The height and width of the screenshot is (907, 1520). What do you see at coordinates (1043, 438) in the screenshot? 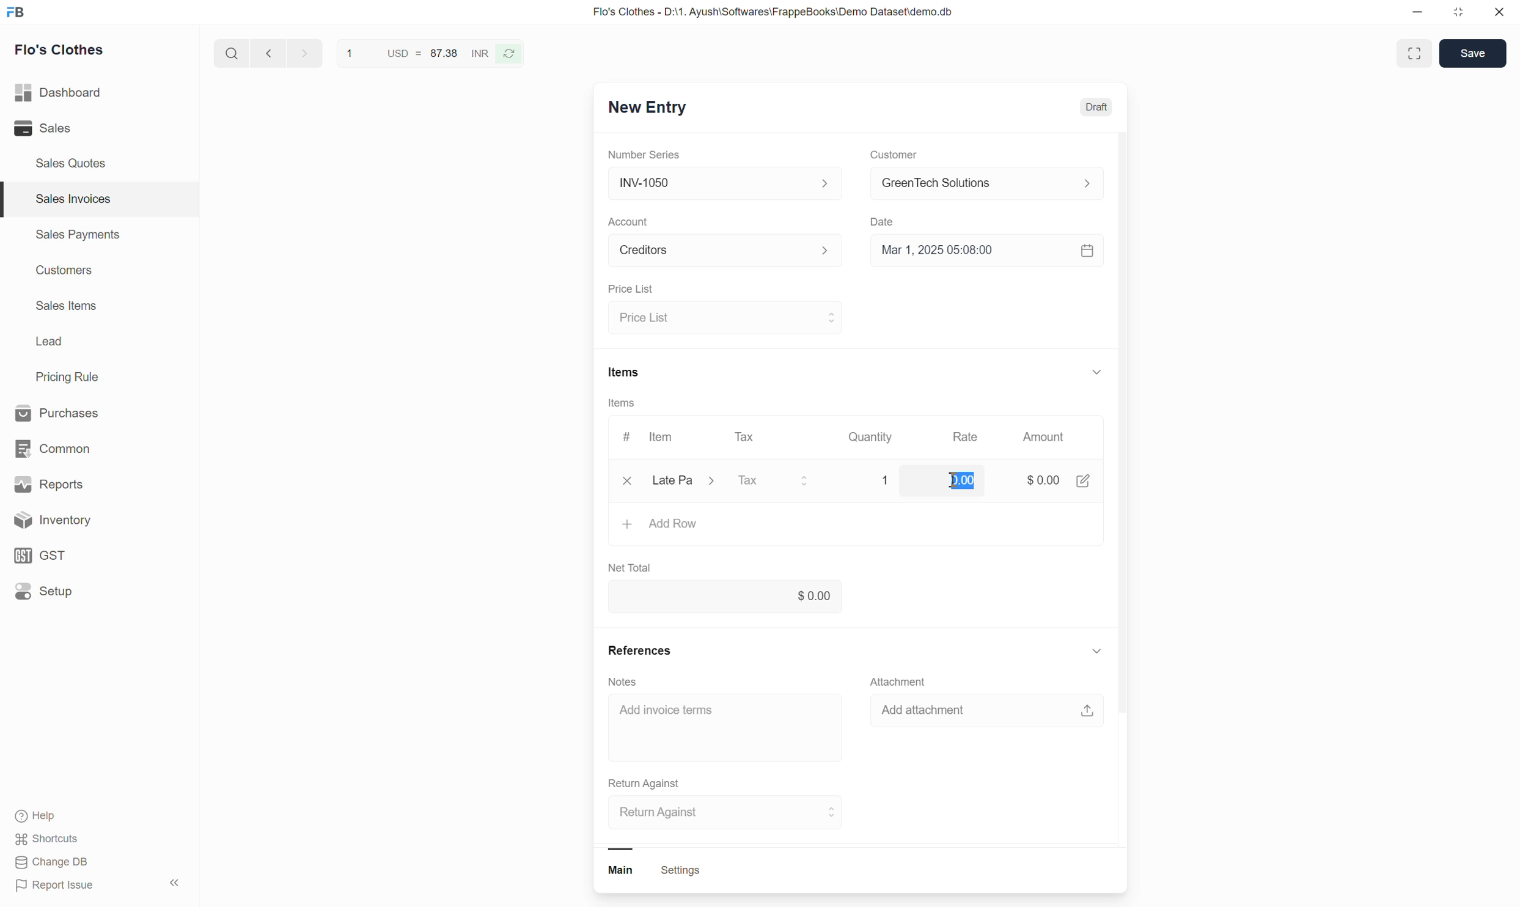
I see `Amount` at bounding box center [1043, 438].